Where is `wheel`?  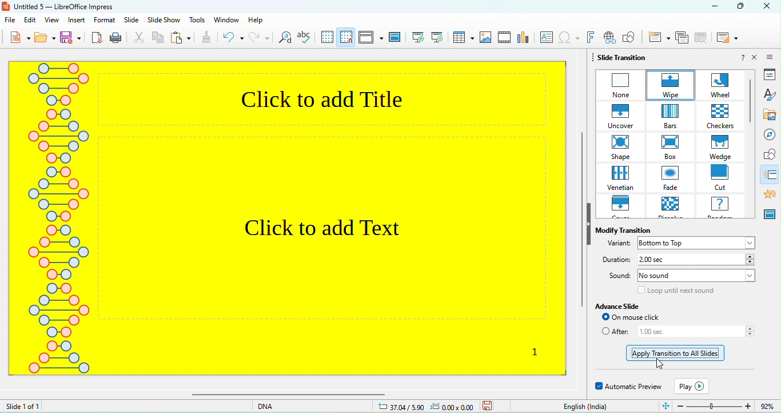
wheel is located at coordinates (721, 84).